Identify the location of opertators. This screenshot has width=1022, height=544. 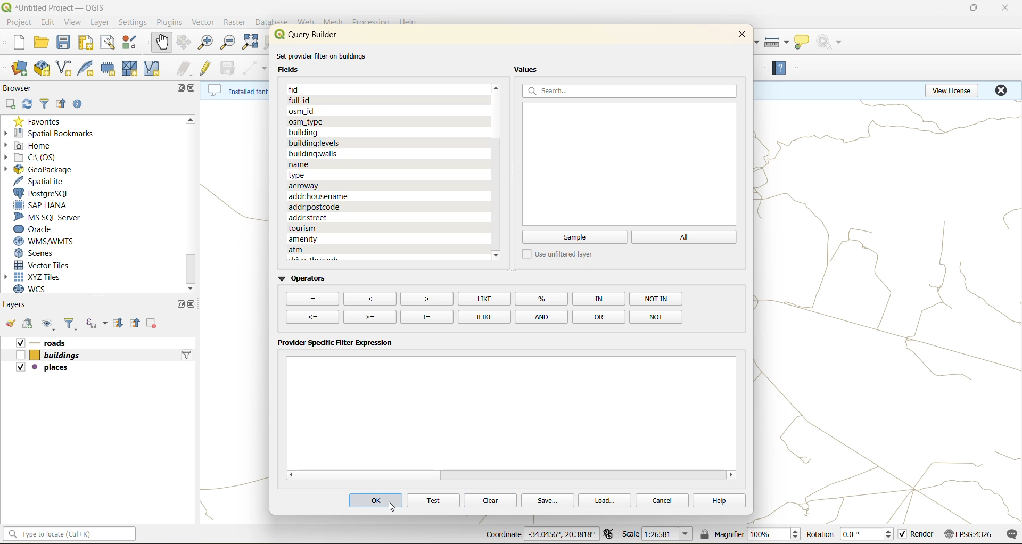
(425, 298).